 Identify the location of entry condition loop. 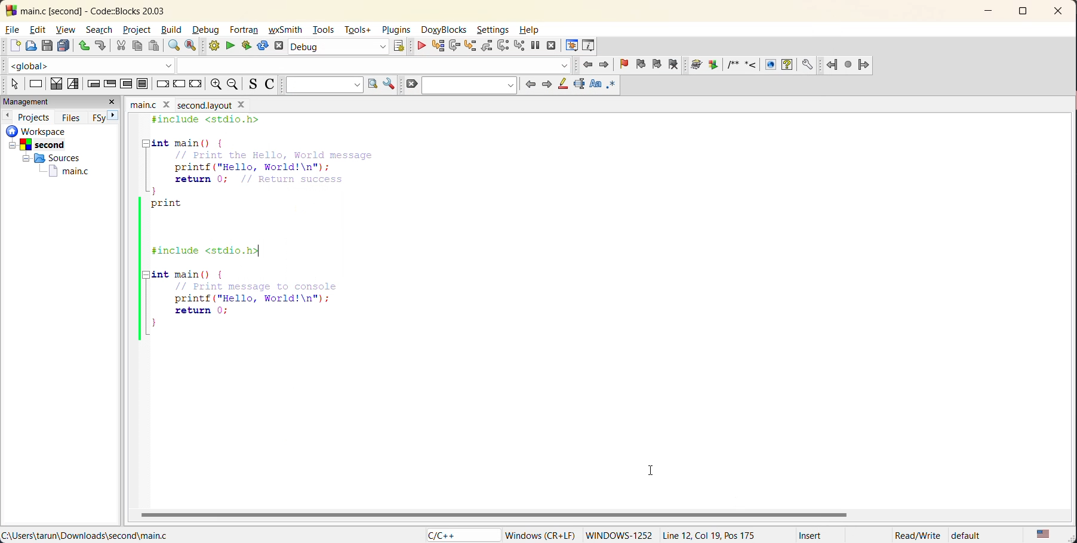
(93, 85).